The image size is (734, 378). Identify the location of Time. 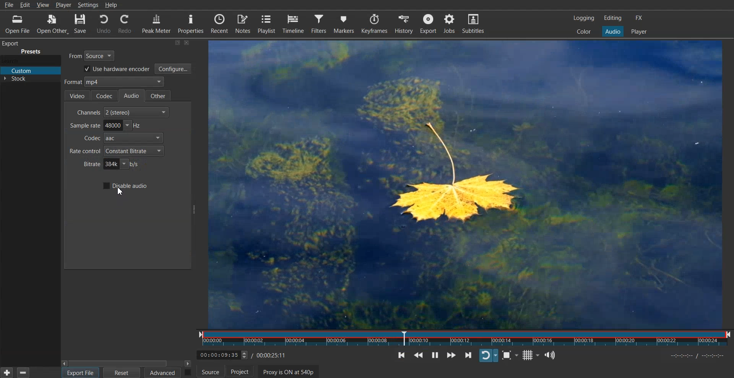
(244, 354).